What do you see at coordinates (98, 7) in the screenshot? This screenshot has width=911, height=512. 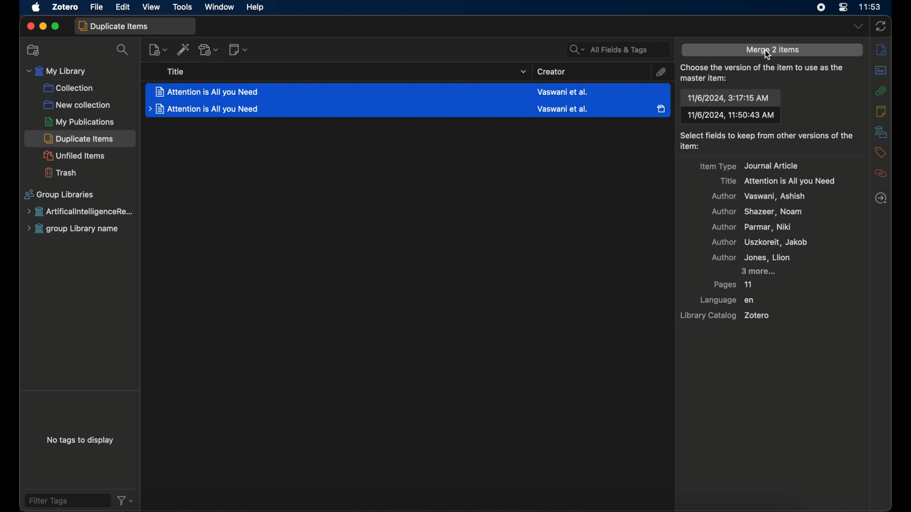 I see `file` at bounding box center [98, 7].